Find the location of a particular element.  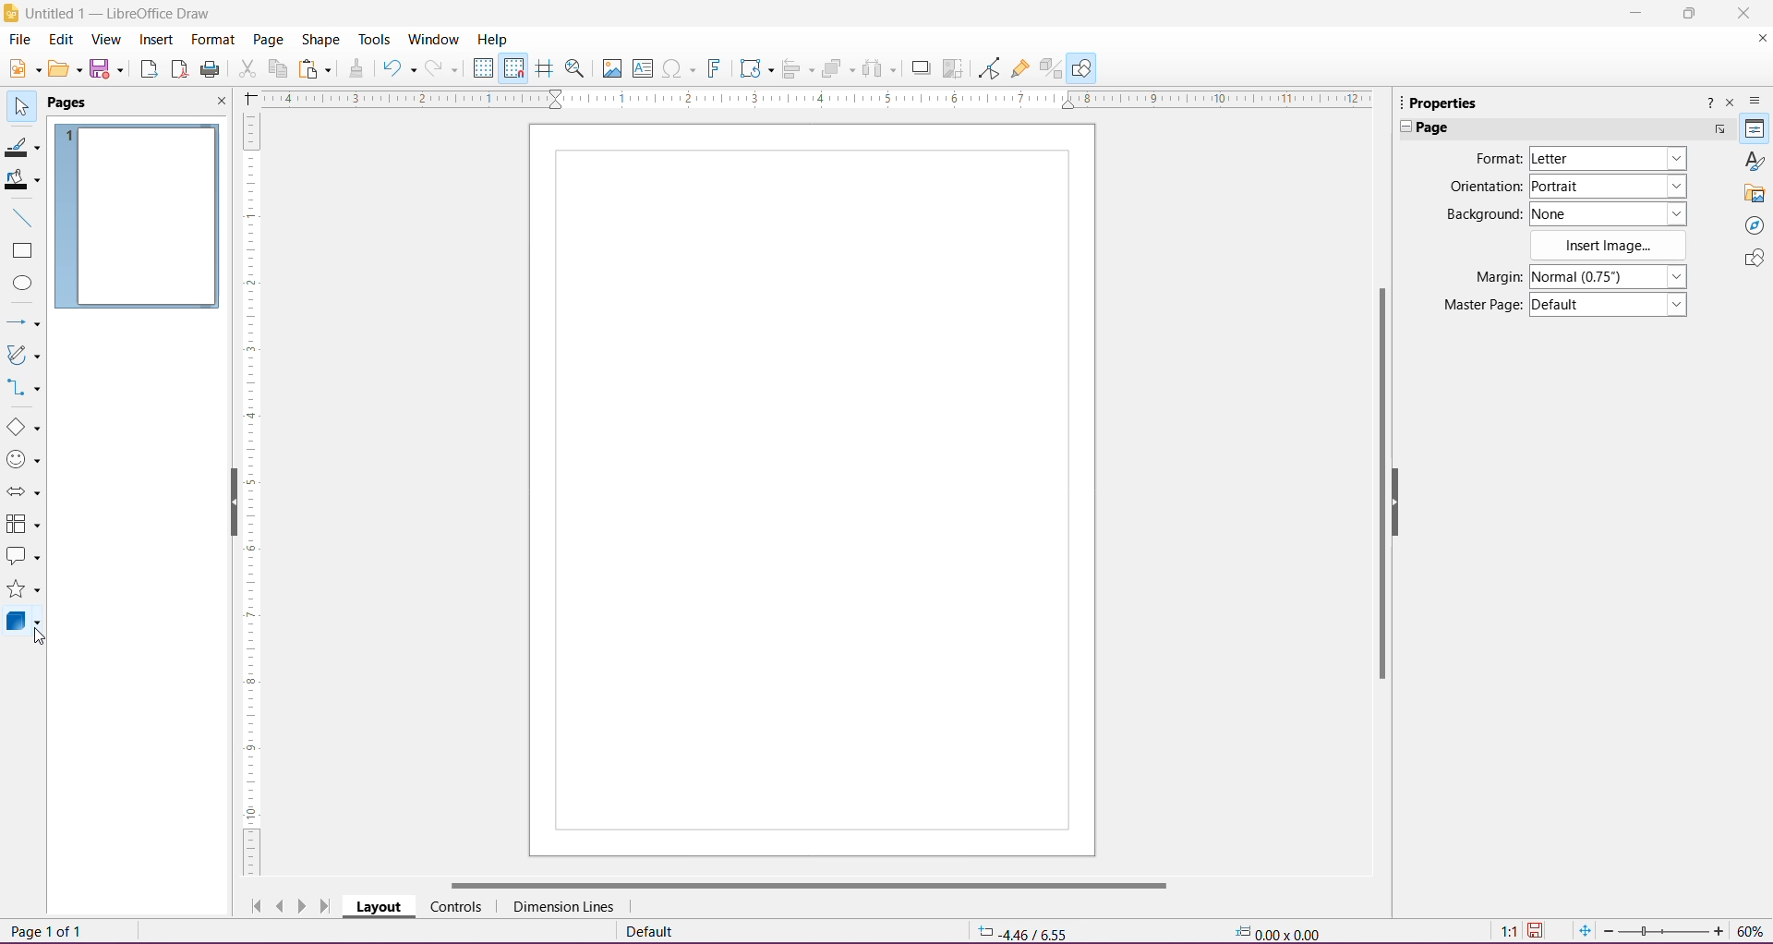

Select Item is located at coordinates (21, 104).